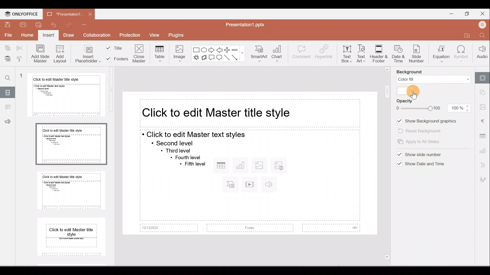 This screenshot has height=275, width=490. I want to click on 1, so click(21, 75).